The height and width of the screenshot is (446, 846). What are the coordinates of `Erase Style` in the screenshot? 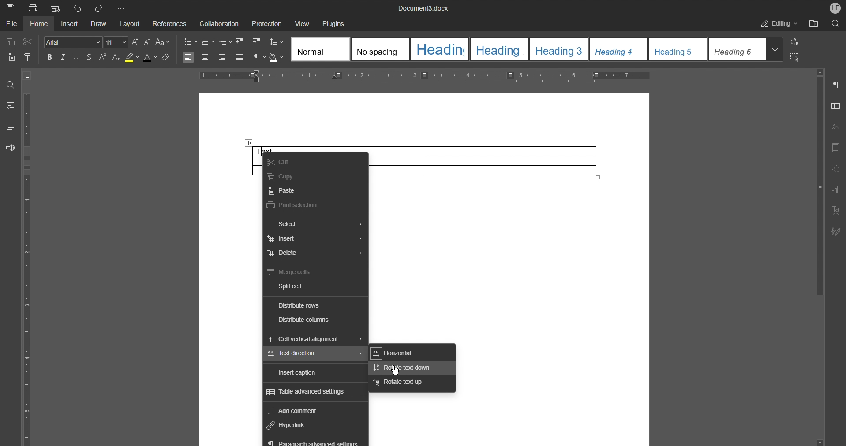 It's located at (168, 57).